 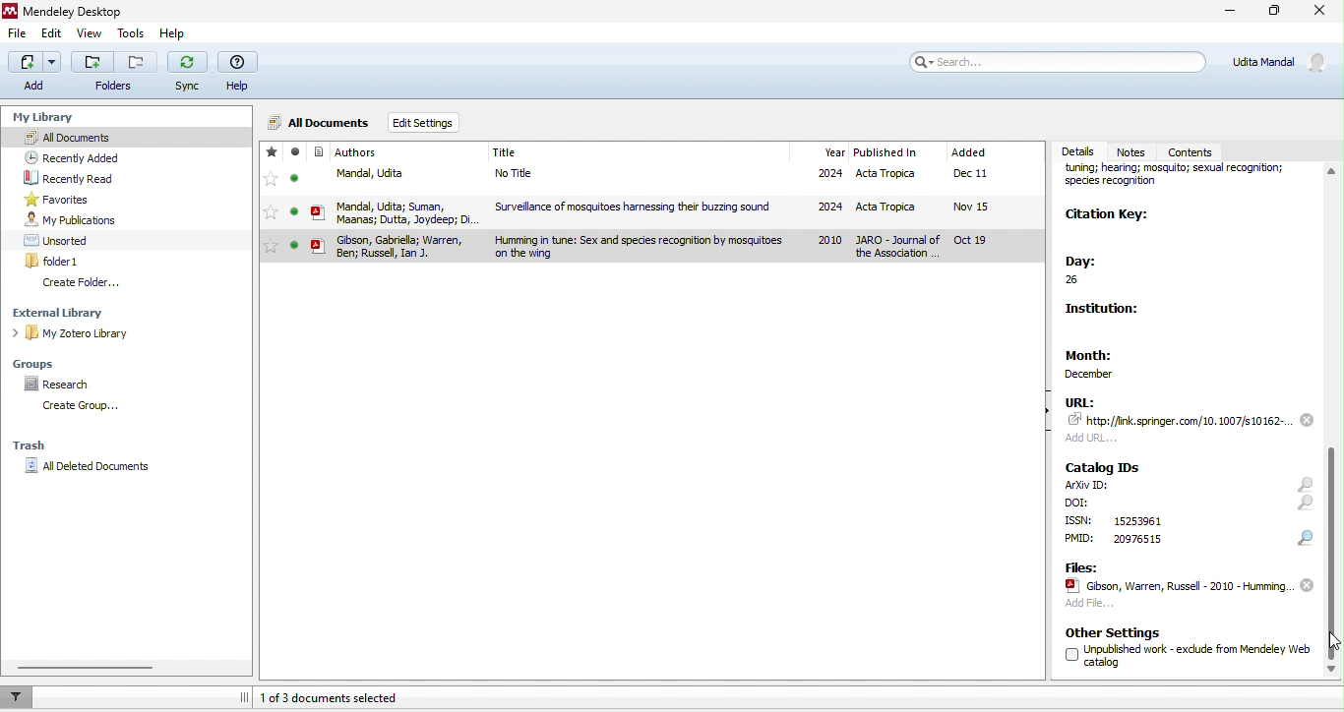 What do you see at coordinates (650, 247) in the screenshot?
I see `selected journal` at bounding box center [650, 247].